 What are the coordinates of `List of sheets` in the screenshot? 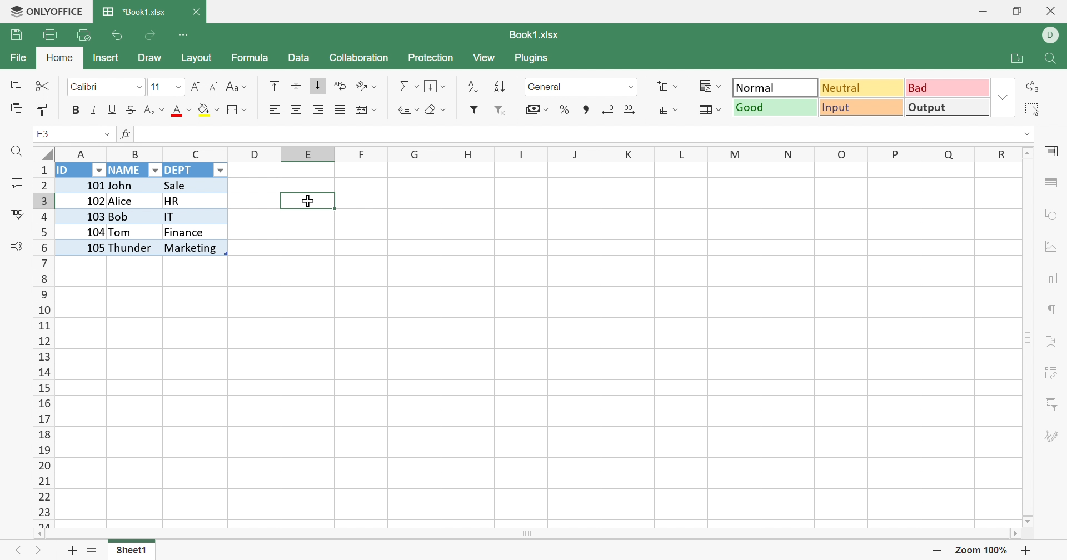 It's located at (95, 552).